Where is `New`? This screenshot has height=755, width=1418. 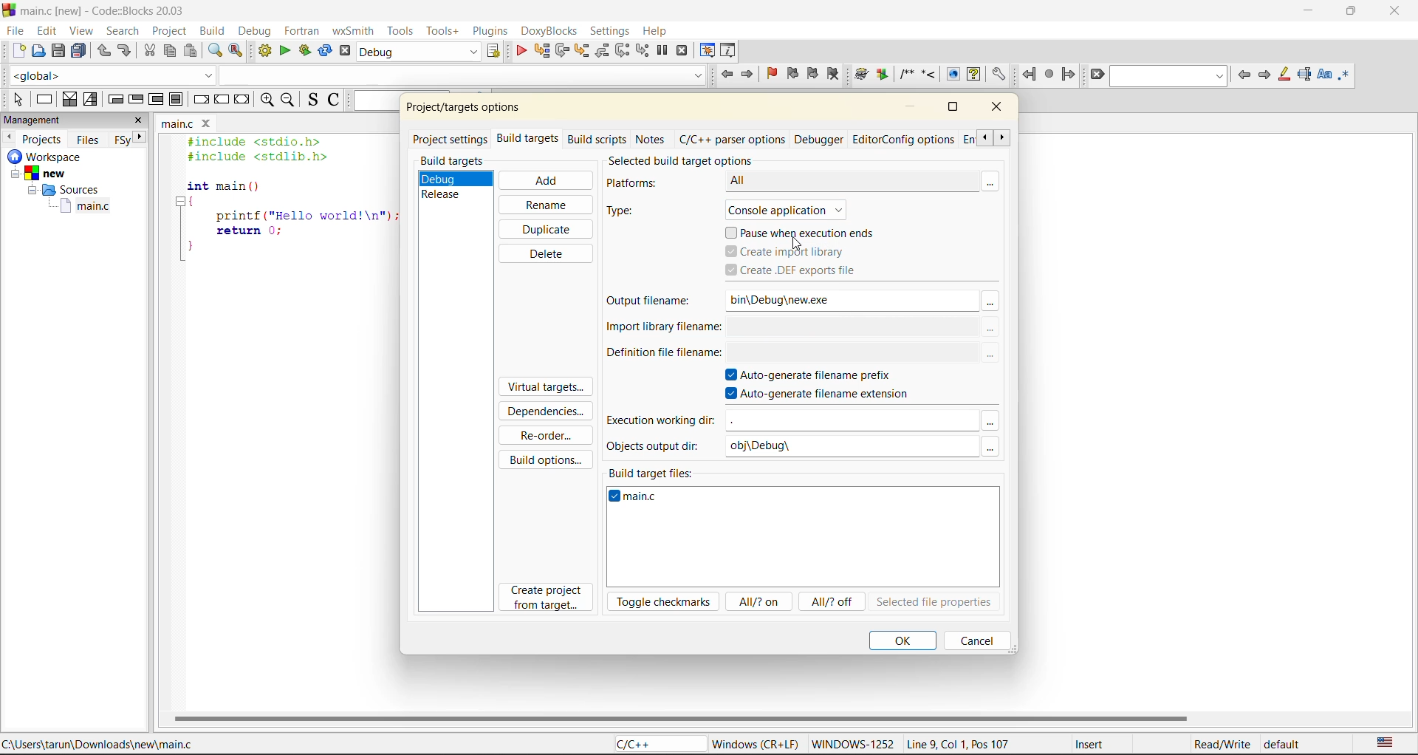
New is located at coordinates (48, 174).